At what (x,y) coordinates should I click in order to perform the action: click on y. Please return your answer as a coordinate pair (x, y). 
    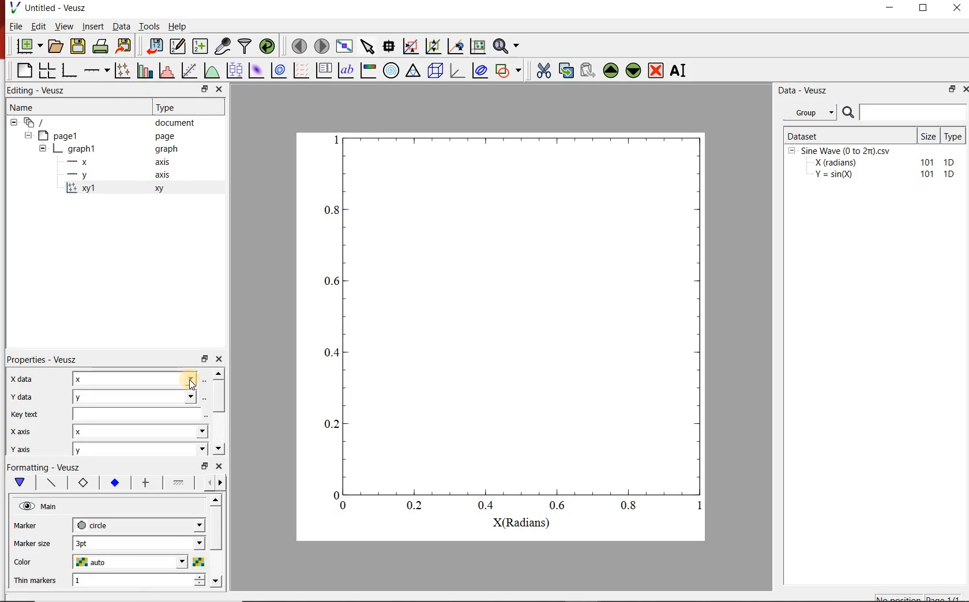
    Looking at the image, I should click on (140, 449).